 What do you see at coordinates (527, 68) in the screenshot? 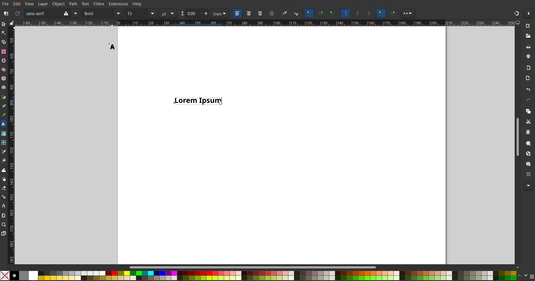
I see `Import a Bitmap or SVG` at bounding box center [527, 68].